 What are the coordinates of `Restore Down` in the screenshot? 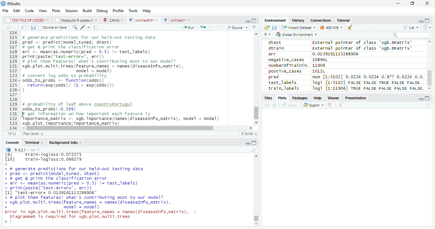 It's located at (412, 3).